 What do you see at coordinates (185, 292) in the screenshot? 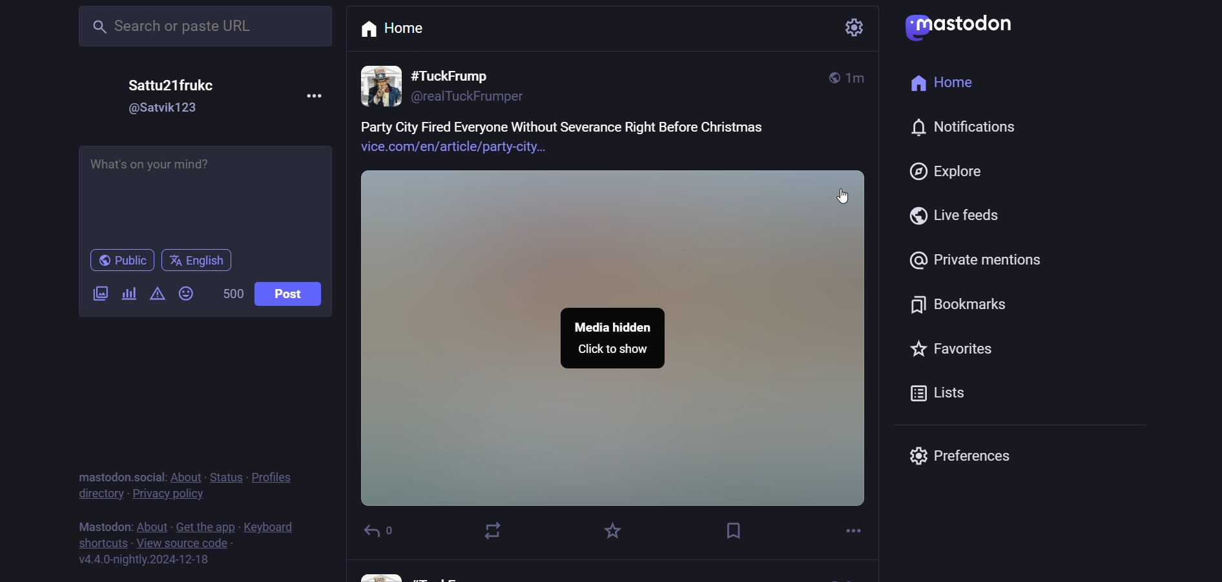
I see `add emoji` at bounding box center [185, 292].